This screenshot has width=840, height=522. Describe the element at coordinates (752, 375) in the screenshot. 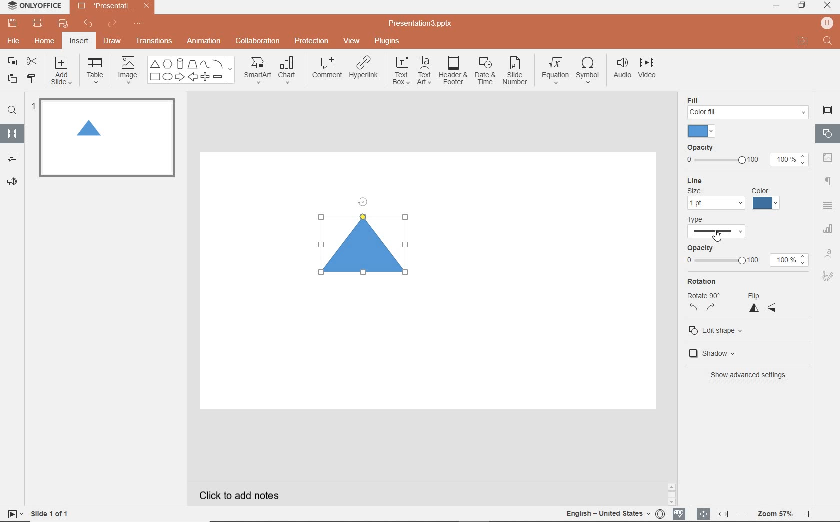

I see `show advanced settings` at that location.